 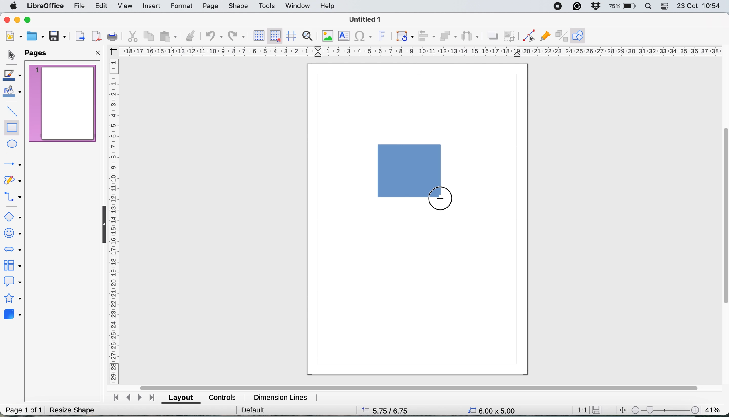 What do you see at coordinates (213, 36) in the screenshot?
I see `undo` at bounding box center [213, 36].